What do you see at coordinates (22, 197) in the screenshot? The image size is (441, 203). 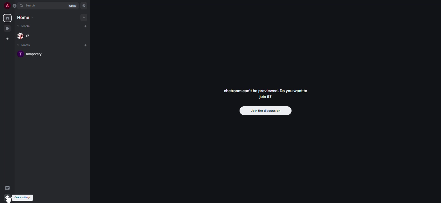 I see `quick settings` at bounding box center [22, 197].